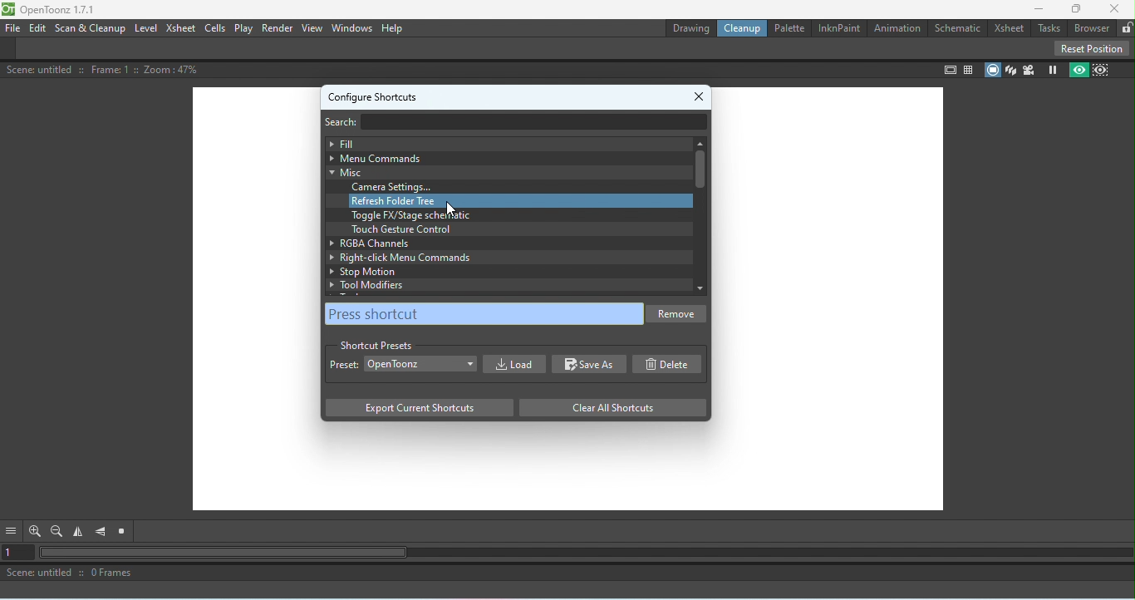 Image resolution: width=1135 pixels, height=600 pixels. I want to click on File, so click(13, 27).